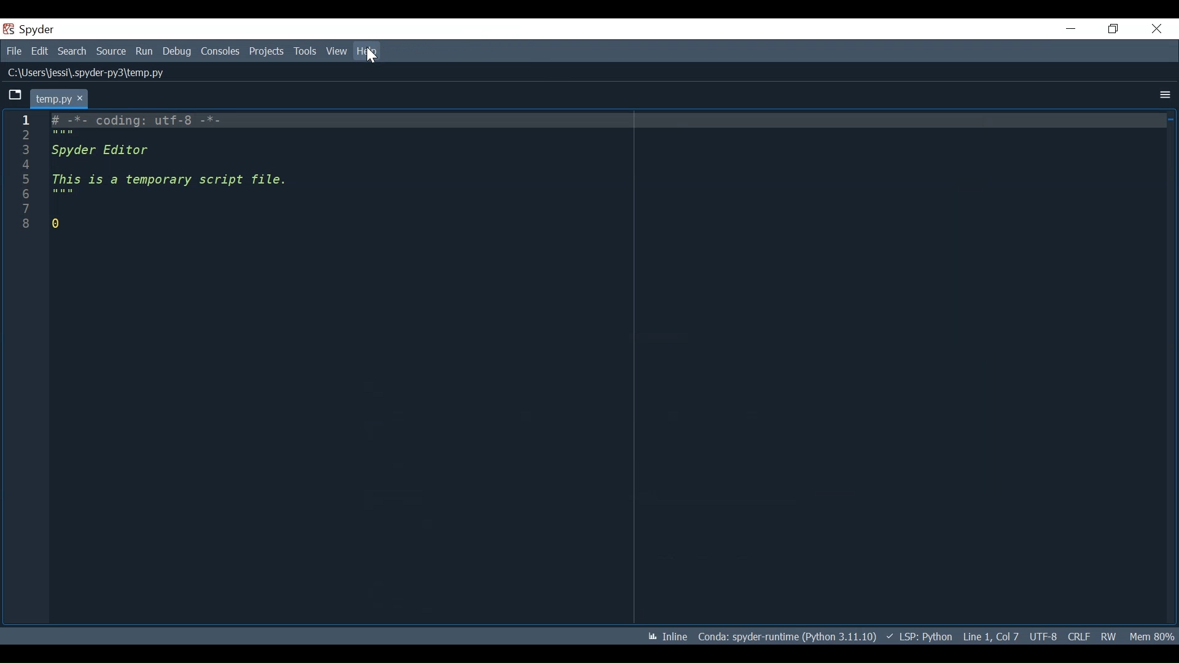 The height and width of the screenshot is (663, 1179). What do you see at coordinates (788, 639) in the screenshot?
I see `Conda: spyder-runtime (Python 3.11.10)` at bounding box center [788, 639].